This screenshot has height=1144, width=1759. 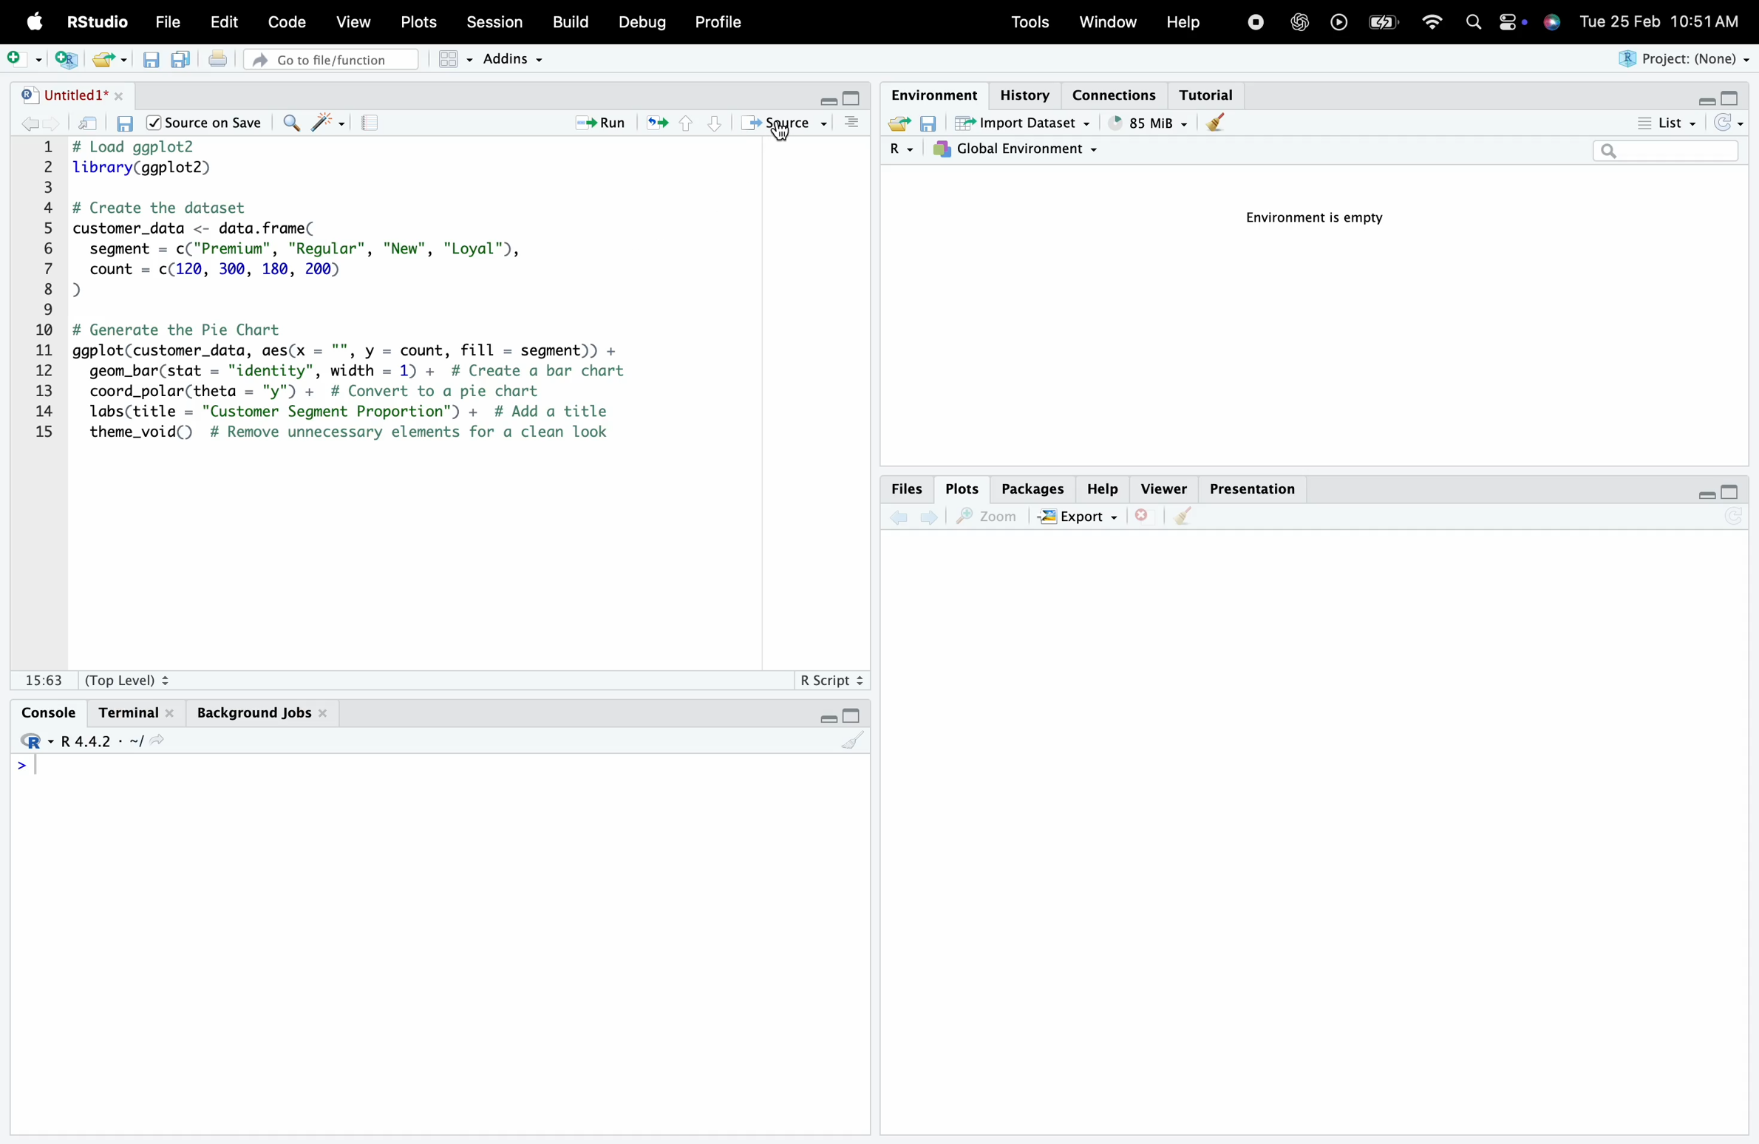 I want to click on Profile, so click(x=725, y=21).